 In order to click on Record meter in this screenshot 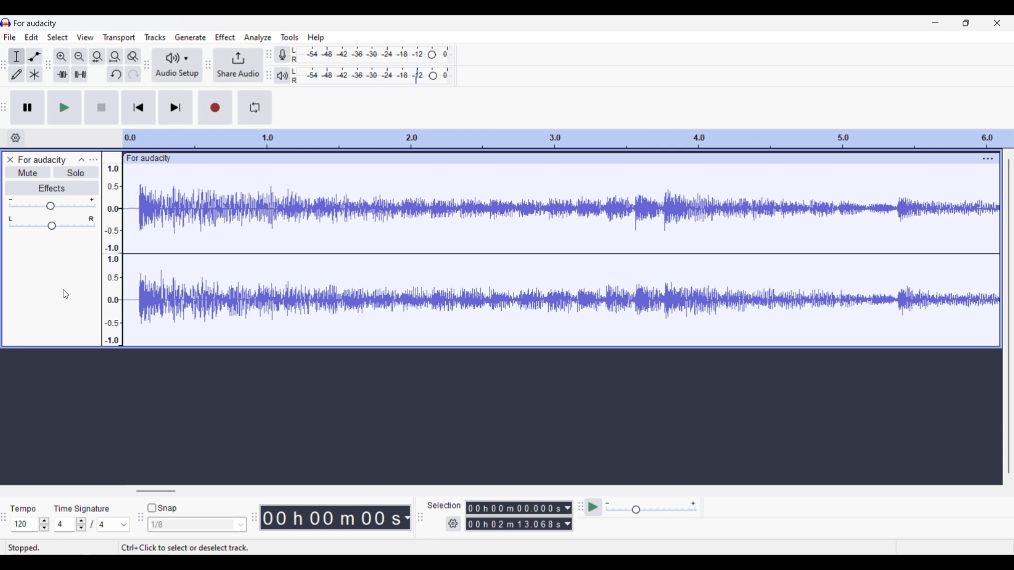, I will do `click(281, 54)`.